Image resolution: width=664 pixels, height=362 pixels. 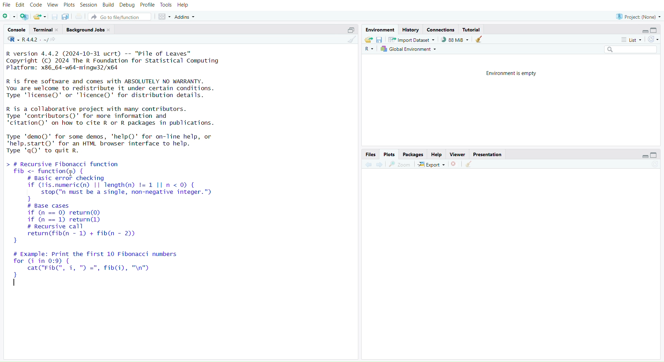 What do you see at coordinates (437, 155) in the screenshot?
I see `help` at bounding box center [437, 155].